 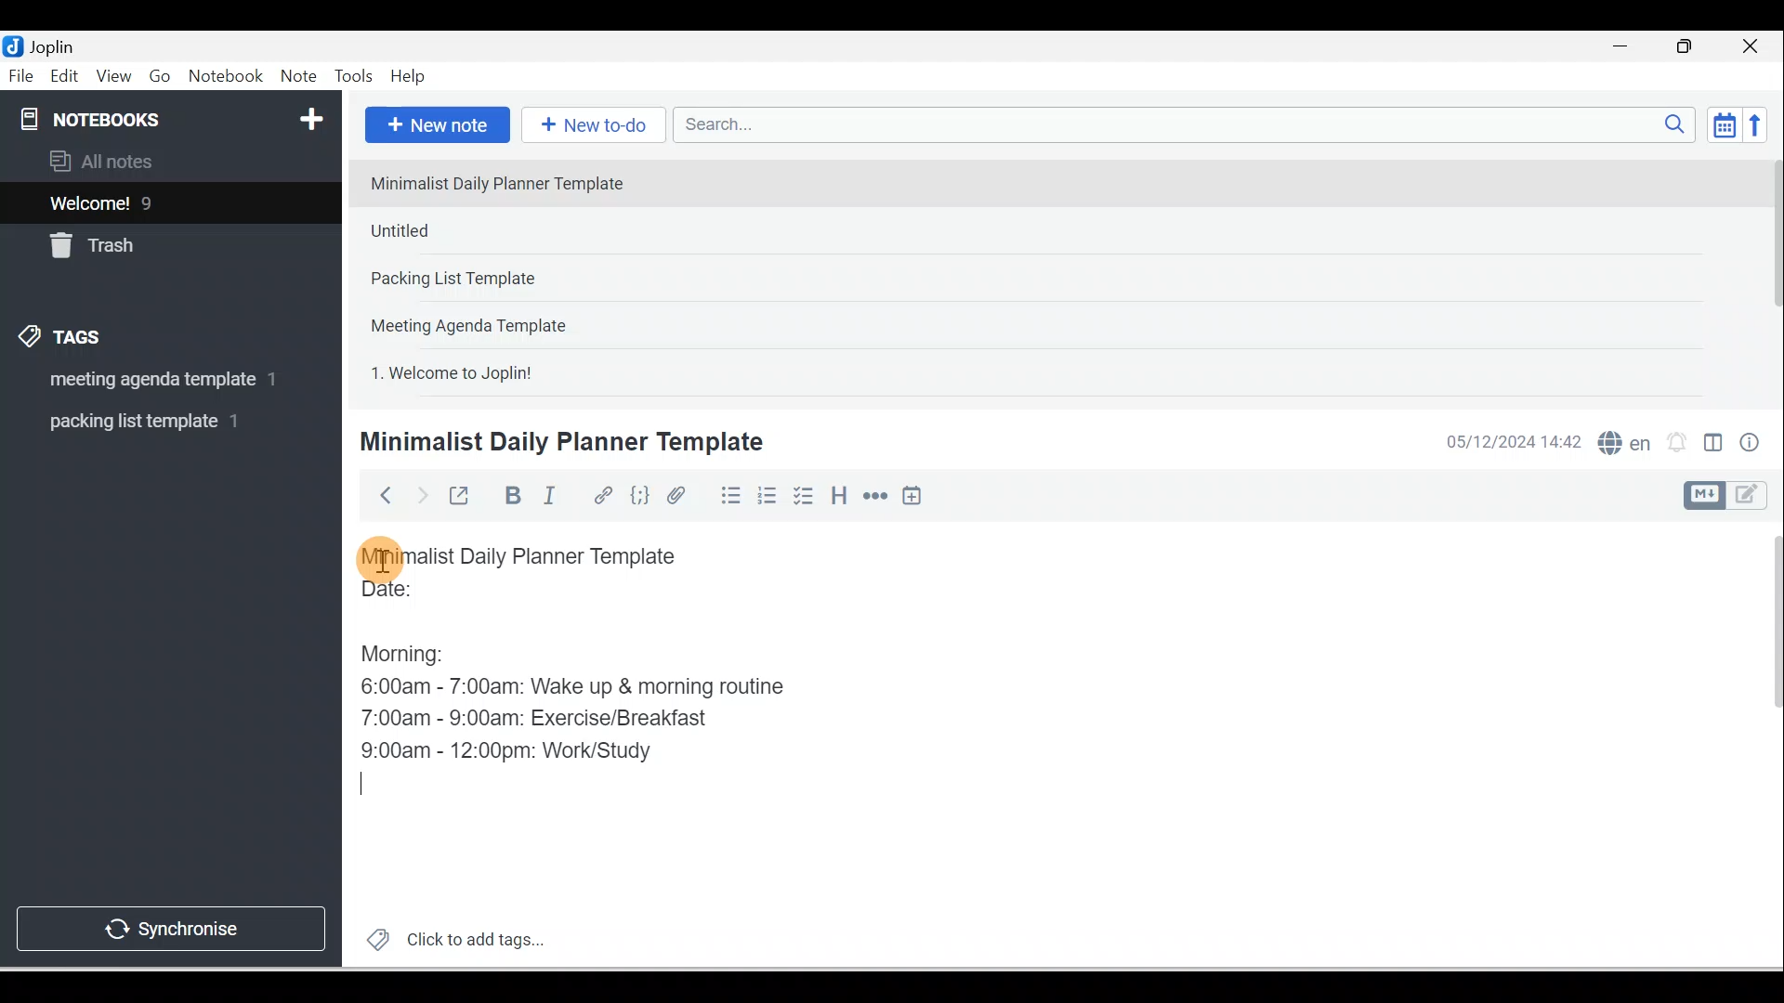 I want to click on Date:, so click(x=439, y=597).